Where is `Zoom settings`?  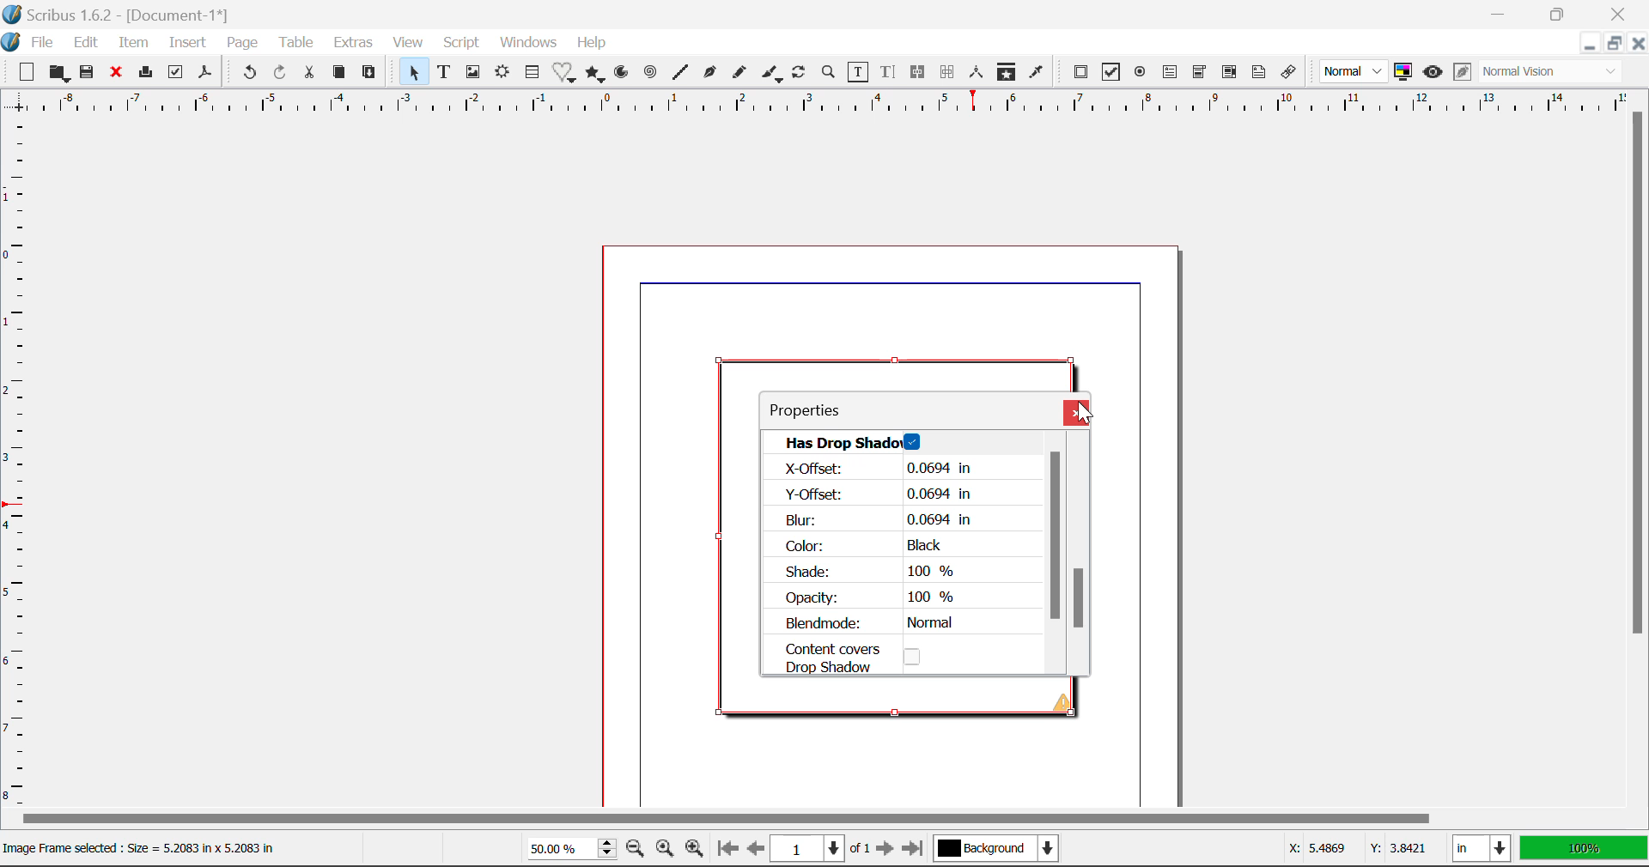
Zoom settings is located at coordinates (664, 849).